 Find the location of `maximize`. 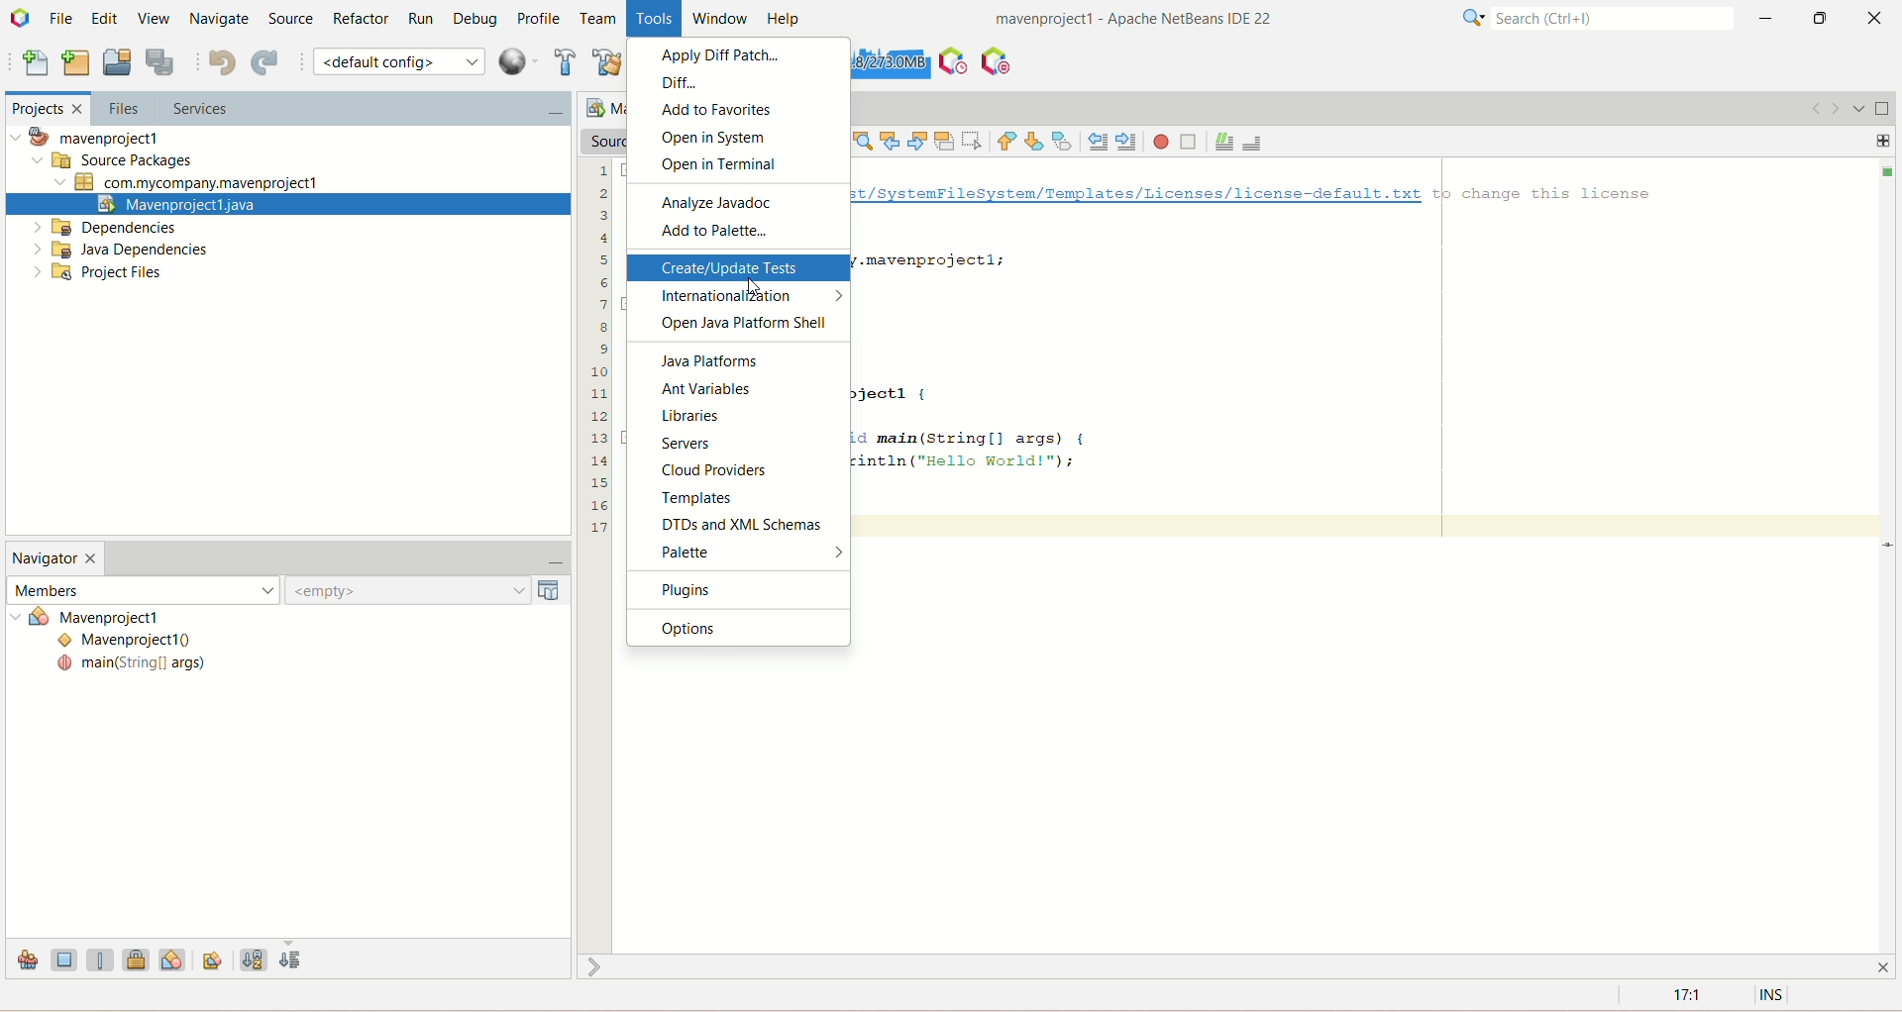

maximize is located at coordinates (1883, 109).